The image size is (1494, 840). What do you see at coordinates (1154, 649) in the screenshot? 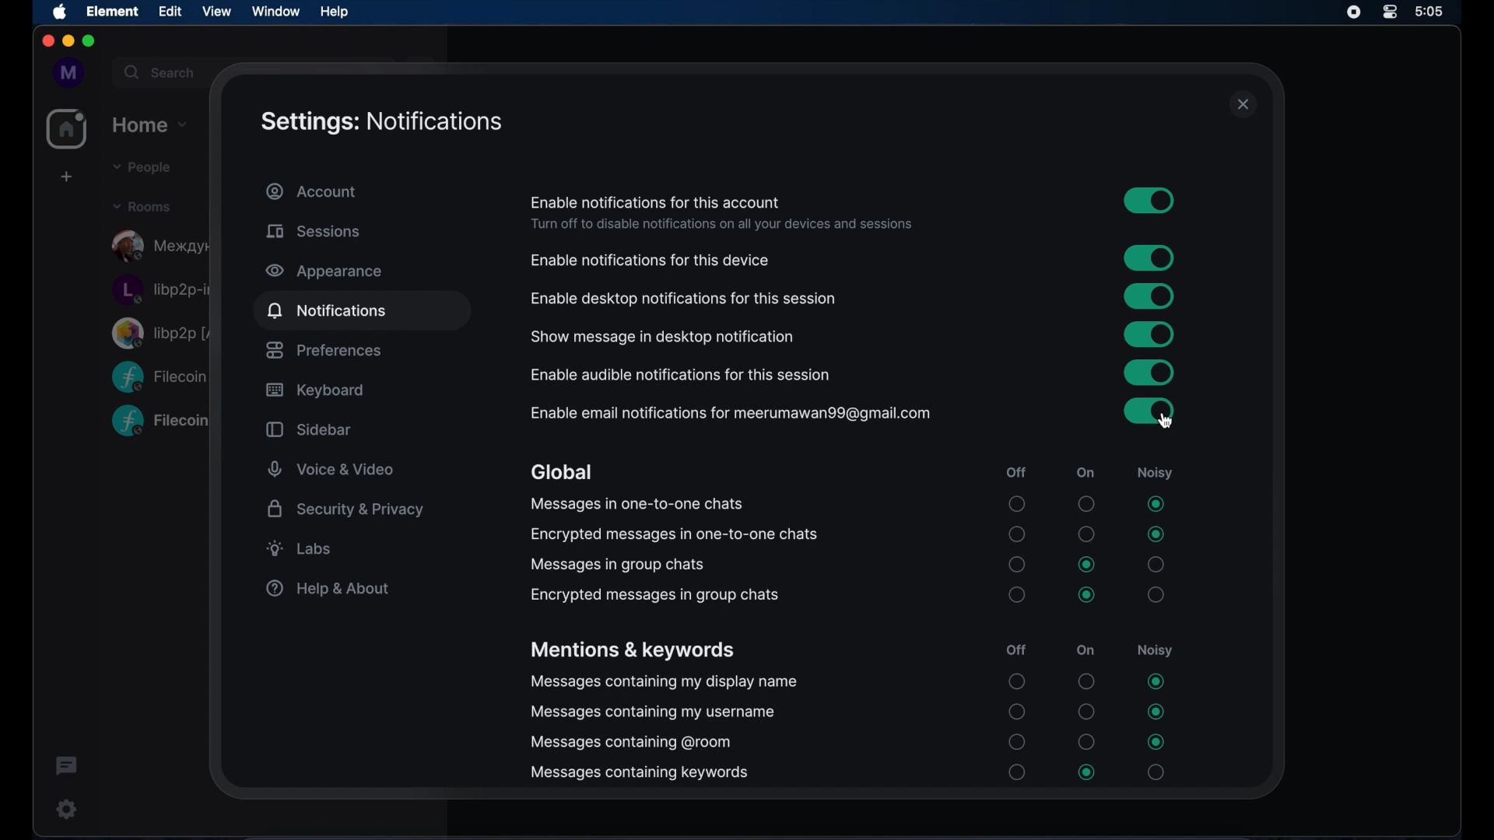
I see `noisy` at bounding box center [1154, 649].